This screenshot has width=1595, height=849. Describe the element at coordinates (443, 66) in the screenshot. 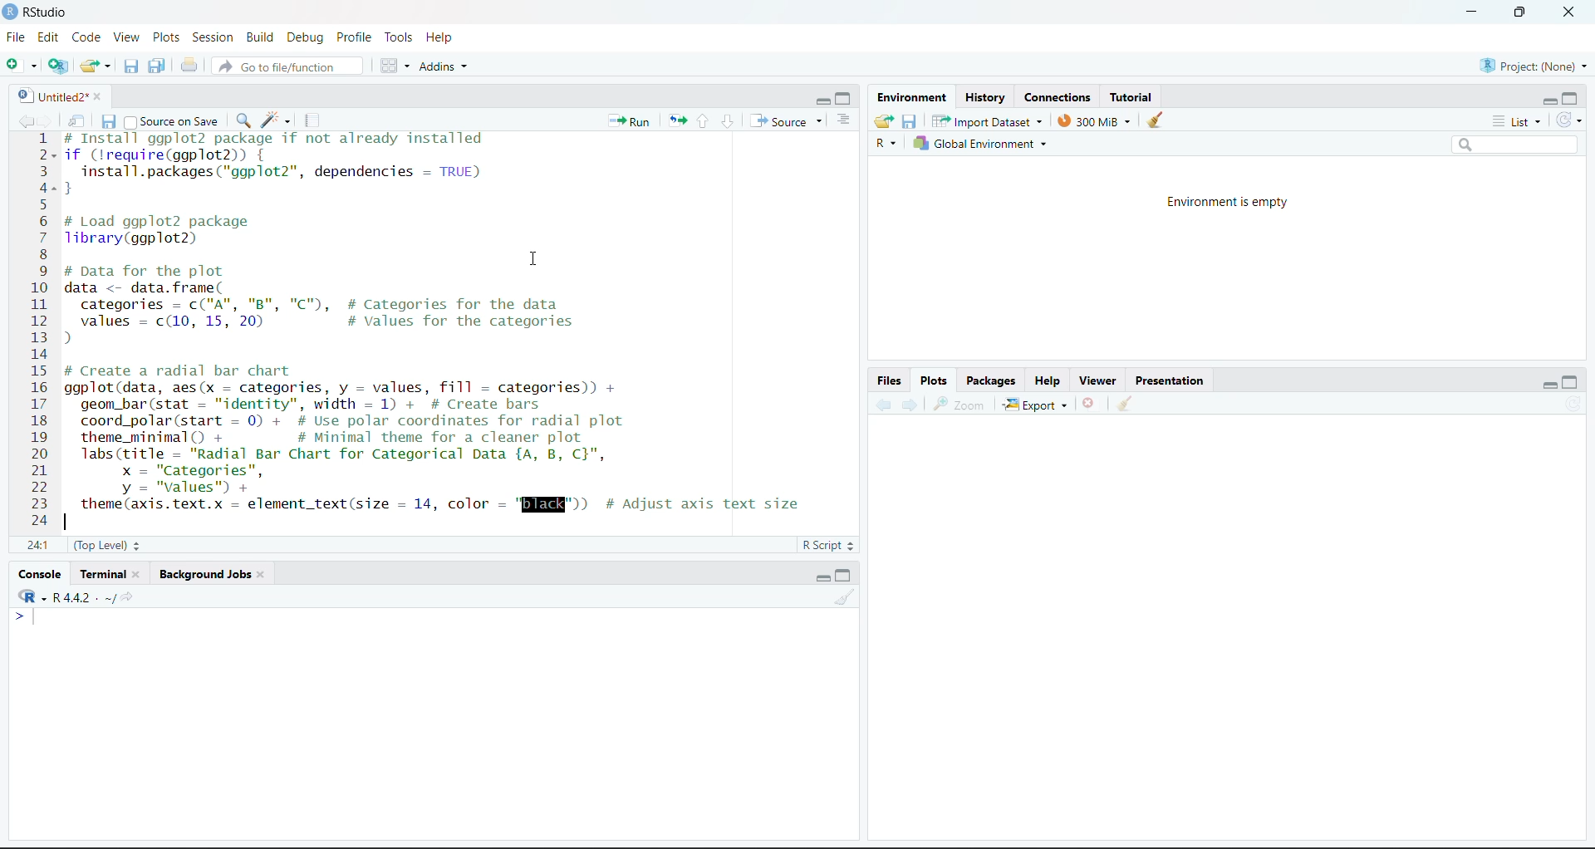

I see ` Addins ` at that location.